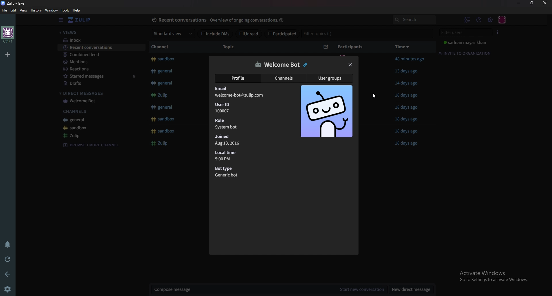  I want to click on Drafts, so click(101, 84).